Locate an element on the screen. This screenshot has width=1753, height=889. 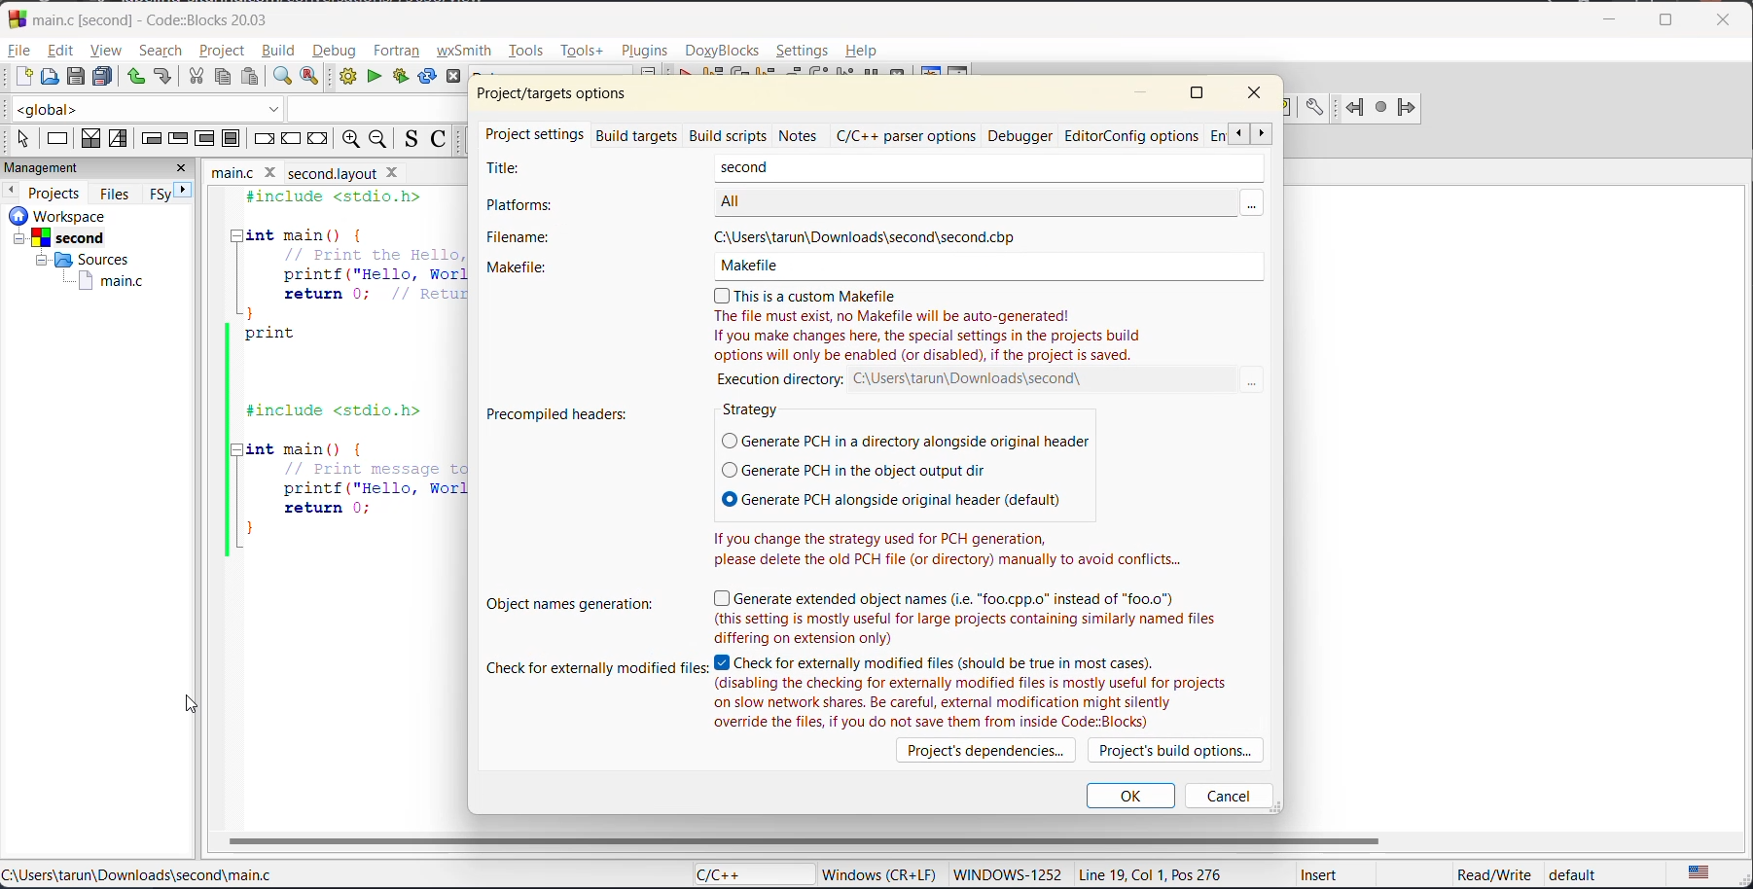
break instruction is located at coordinates (266, 139).